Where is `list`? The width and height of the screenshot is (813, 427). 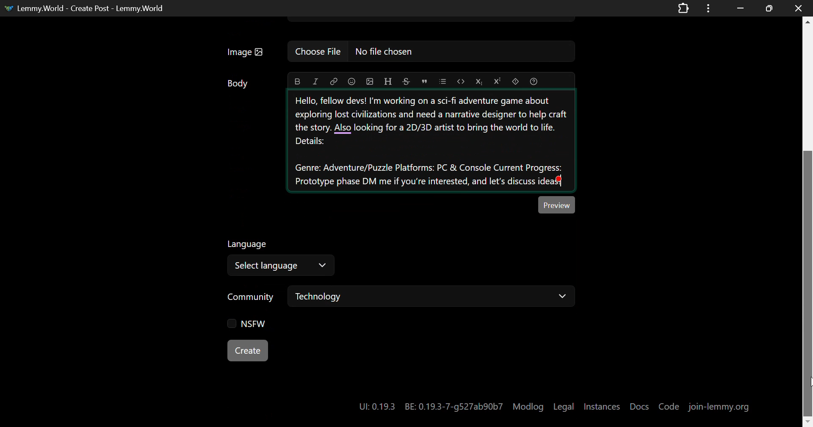
list is located at coordinates (444, 81).